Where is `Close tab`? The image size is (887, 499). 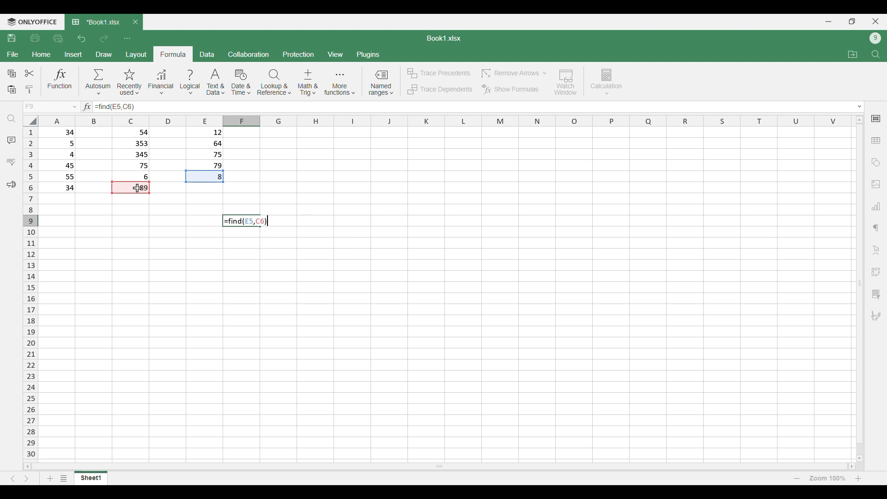 Close tab is located at coordinates (136, 22).